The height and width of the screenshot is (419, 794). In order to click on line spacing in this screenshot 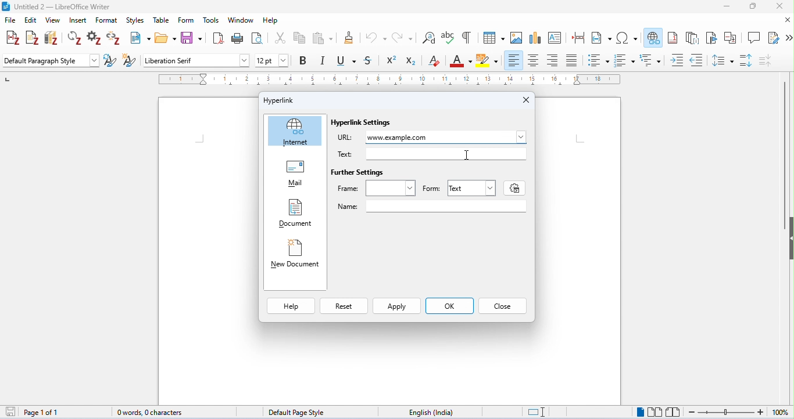, I will do `click(723, 60)`.